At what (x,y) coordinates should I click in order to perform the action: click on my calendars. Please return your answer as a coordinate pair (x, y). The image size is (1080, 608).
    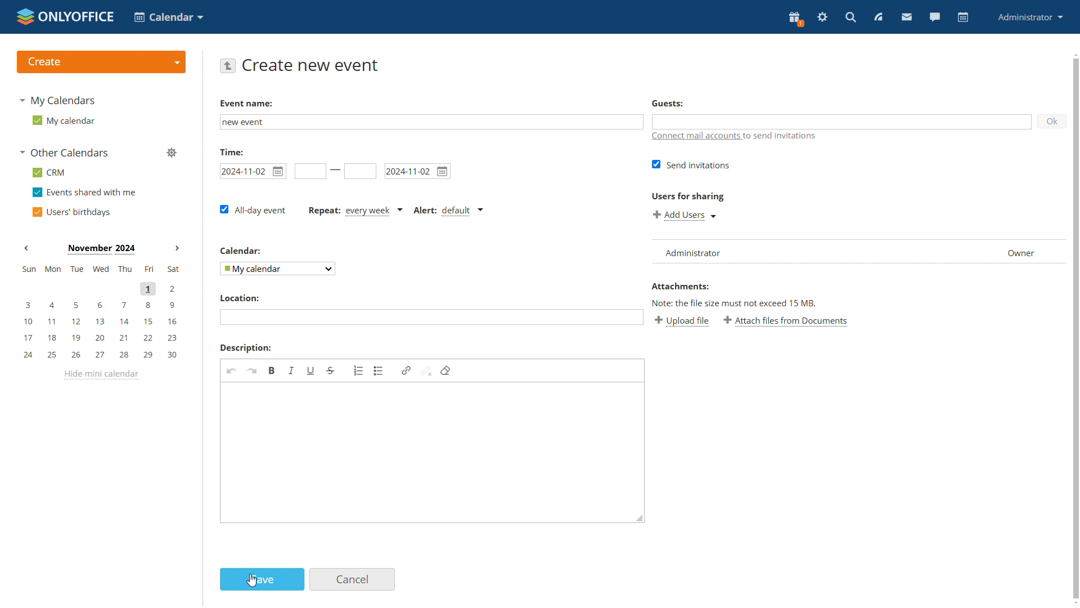
    Looking at the image, I should click on (60, 99).